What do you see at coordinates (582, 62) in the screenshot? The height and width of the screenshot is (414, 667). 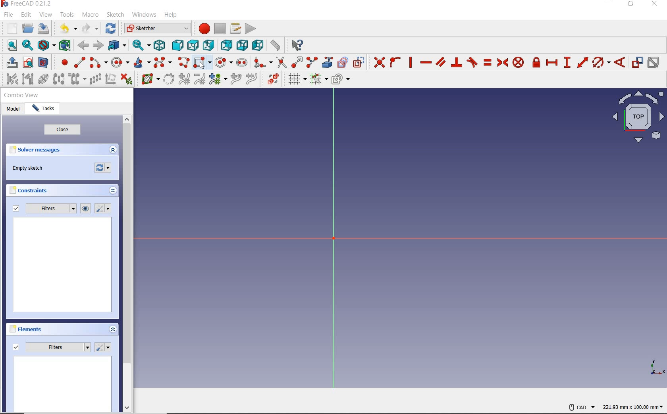 I see `constrain distance` at bounding box center [582, 62].